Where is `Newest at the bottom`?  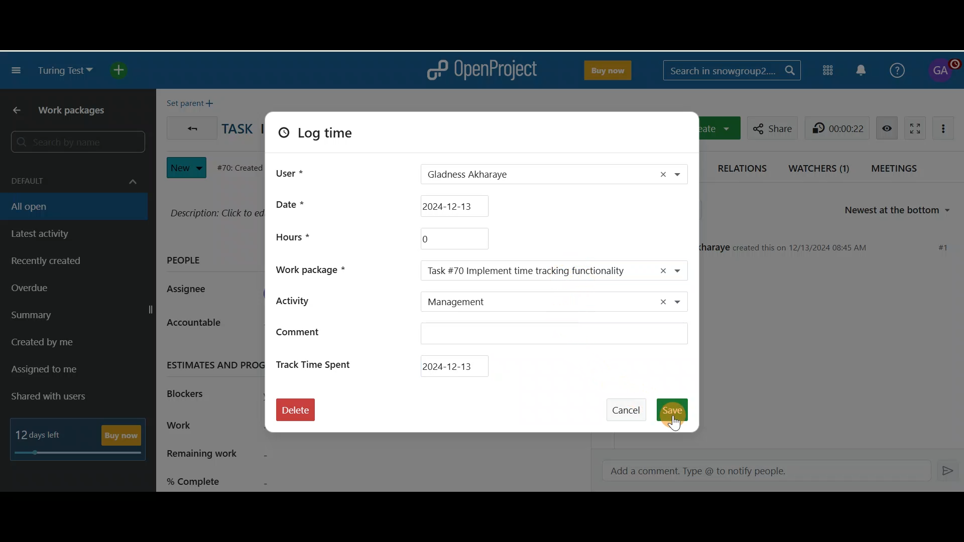 Newest at the bottom is located at coordinates (903, 211).